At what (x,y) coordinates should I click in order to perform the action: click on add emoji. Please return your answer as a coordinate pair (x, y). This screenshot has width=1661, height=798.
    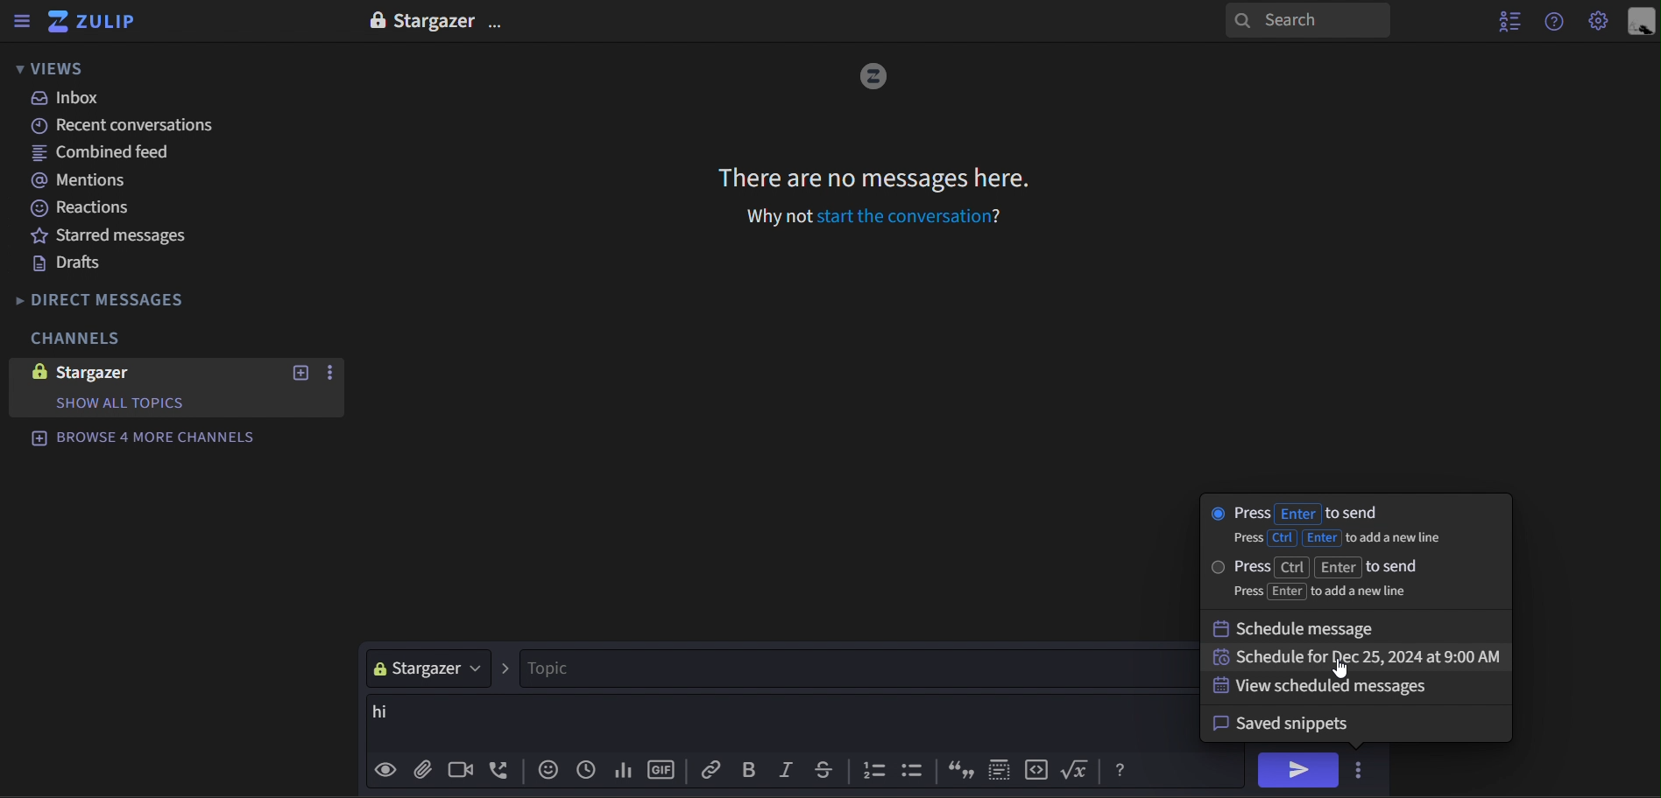
    Looking at the image, I should click on (546, 771).